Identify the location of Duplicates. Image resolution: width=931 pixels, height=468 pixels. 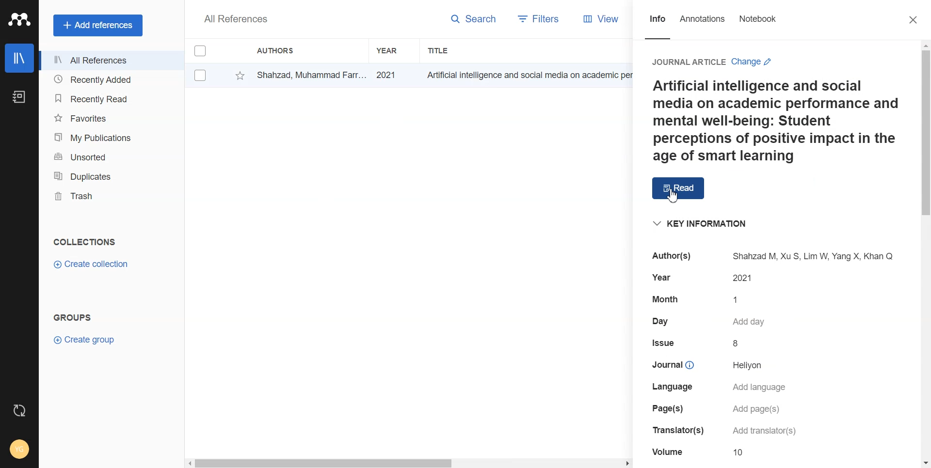
(110, 177).